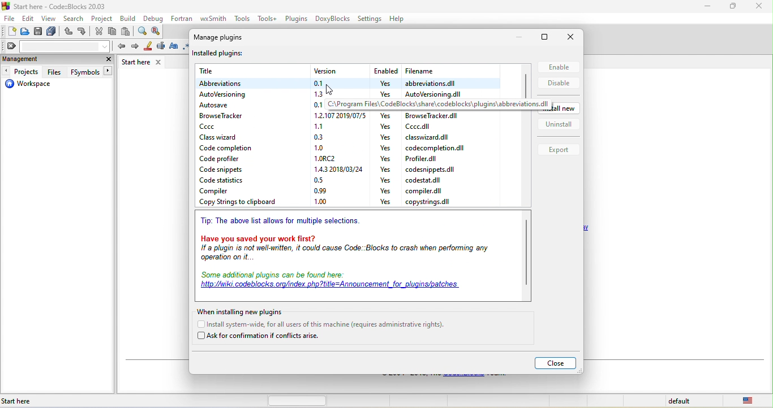  What do you see at coordinates (134, 46) in the screenshot?
I see `next` at bounding box center [134, 46].